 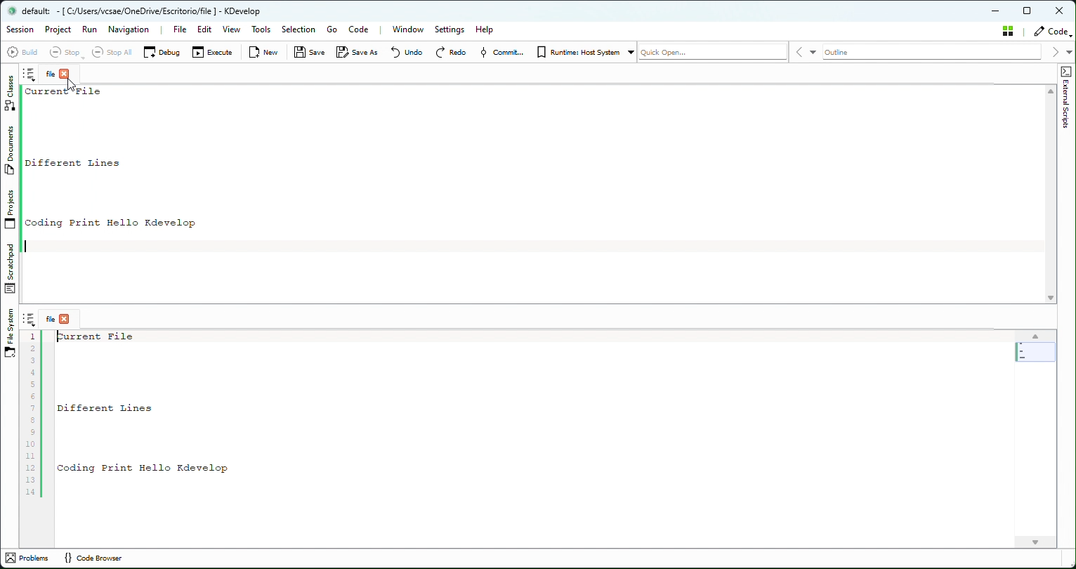 What do you see at coordinates (1068, 126) in the screenshot?
I see `External Scripts` at bounding box center [1068, 126].